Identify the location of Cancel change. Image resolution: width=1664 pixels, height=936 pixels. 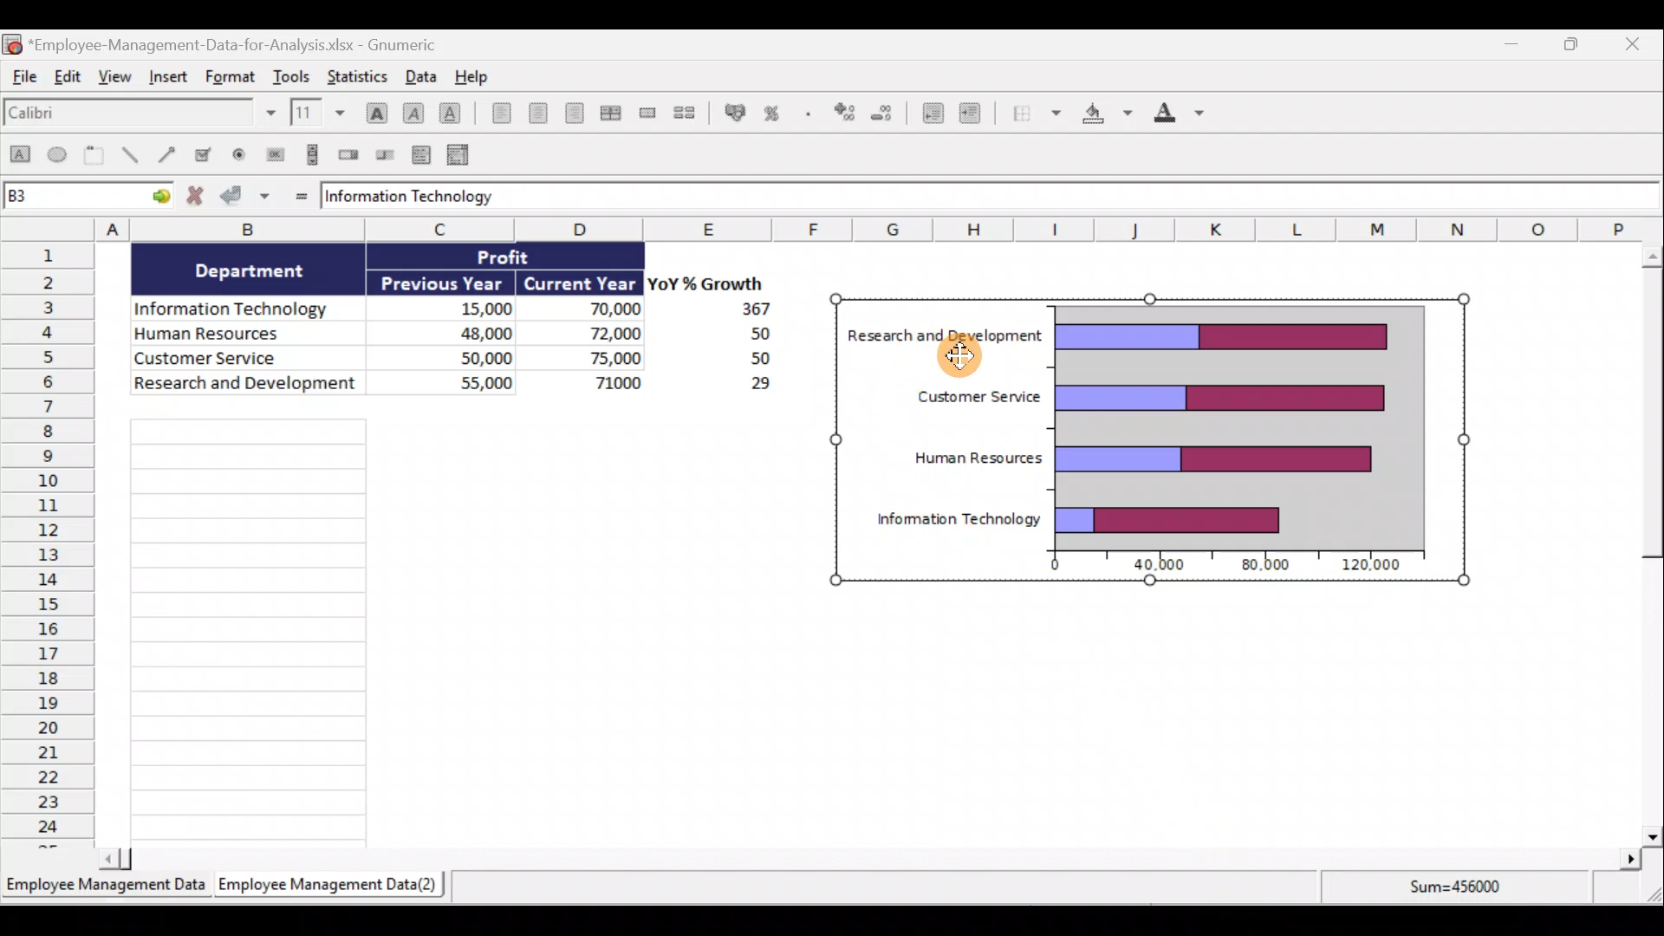
(196, 198).